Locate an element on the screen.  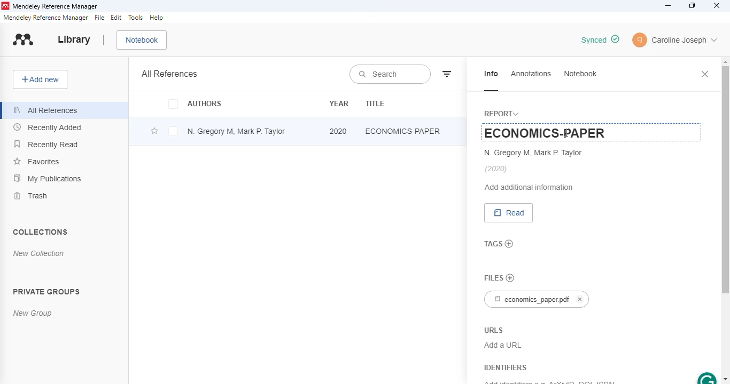
my publications is located at coordinates (49, 179).